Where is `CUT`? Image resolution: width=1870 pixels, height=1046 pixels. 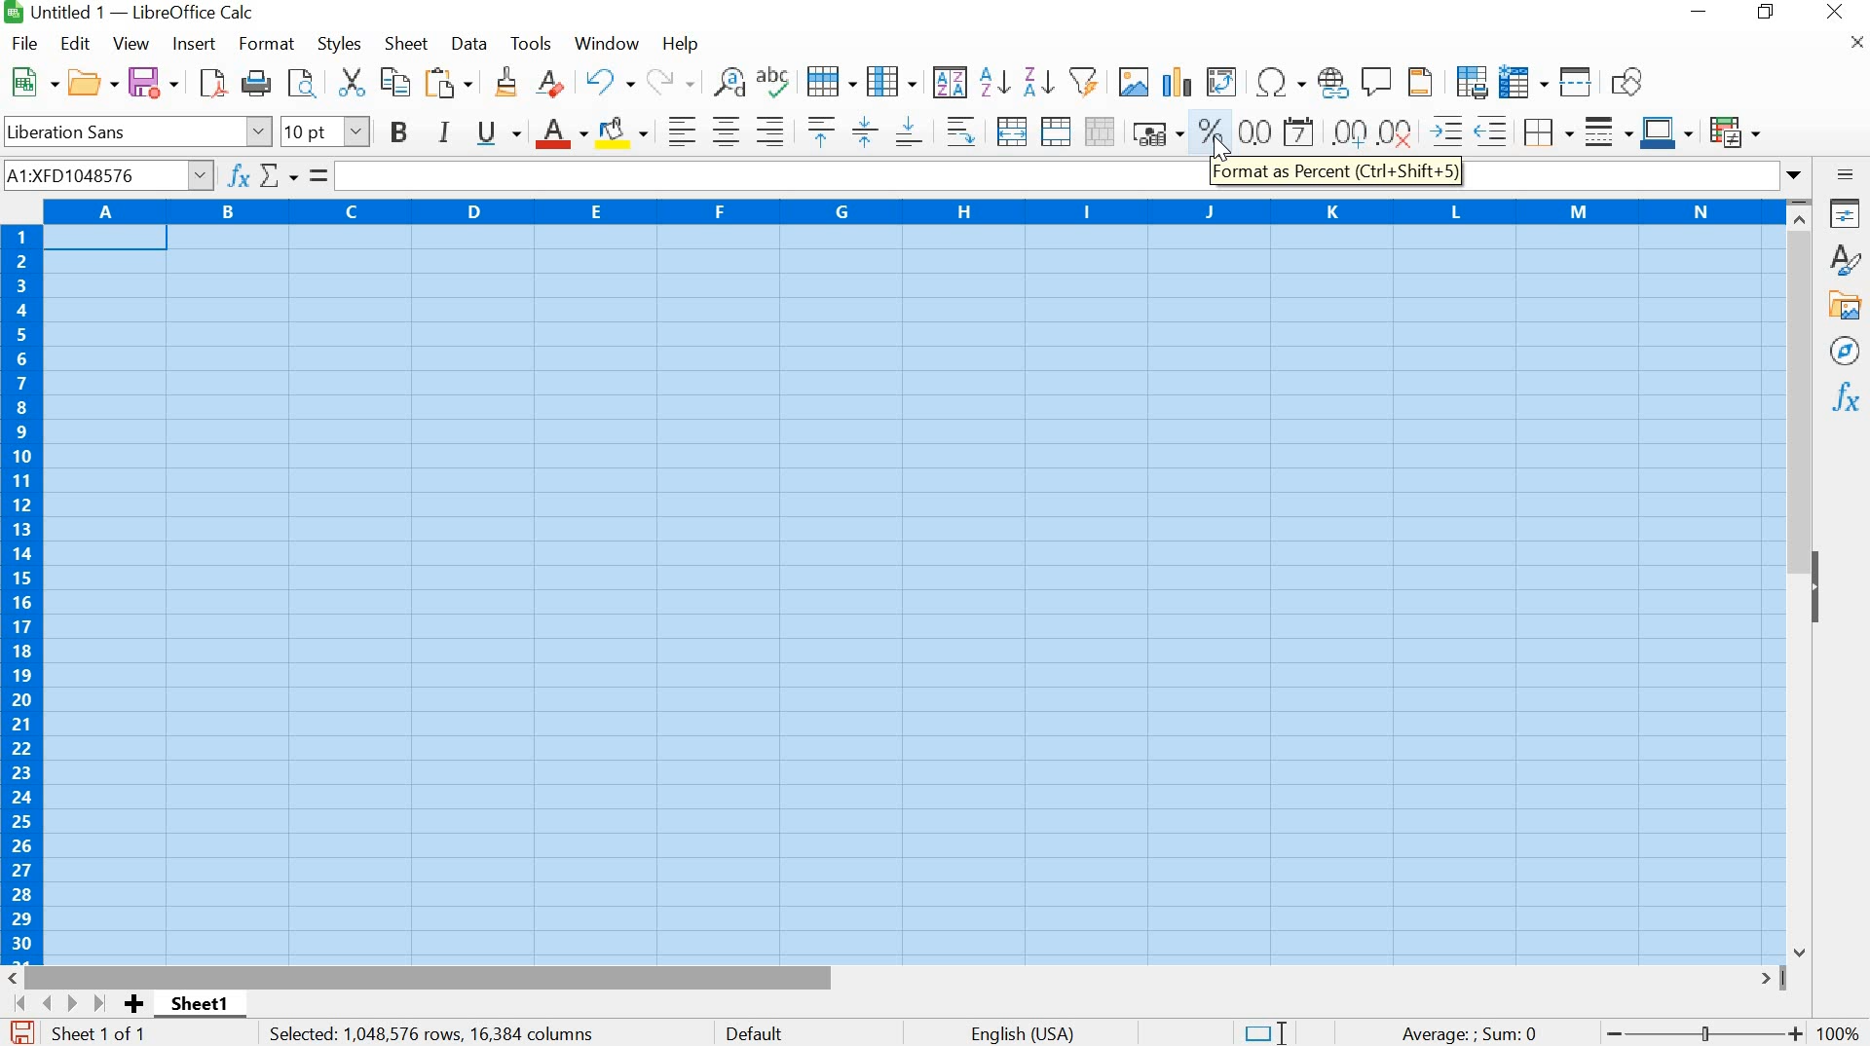
CUT is located at coordinates (355, 82).